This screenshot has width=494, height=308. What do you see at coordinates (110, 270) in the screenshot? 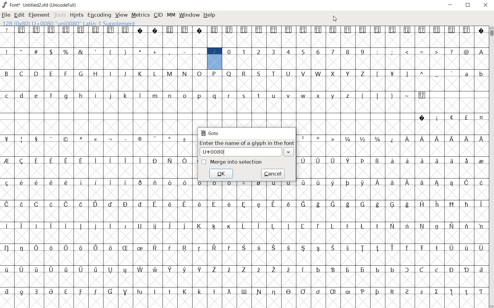
I see `glyph` at bounding box center [110, 270].